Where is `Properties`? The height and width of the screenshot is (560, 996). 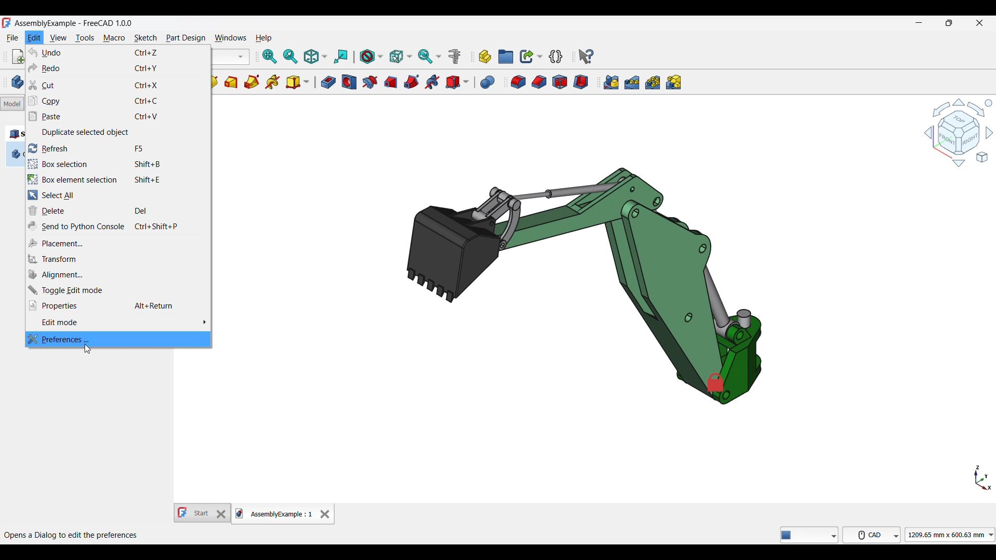 Properties is located at coordinates (118, 305).